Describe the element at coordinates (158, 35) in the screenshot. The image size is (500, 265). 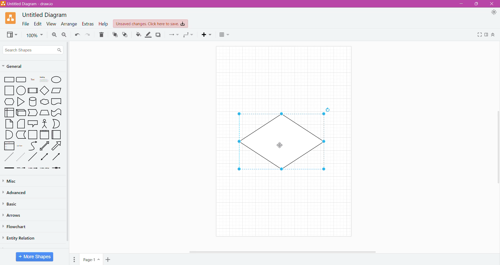
I see `Shadow` at that location.